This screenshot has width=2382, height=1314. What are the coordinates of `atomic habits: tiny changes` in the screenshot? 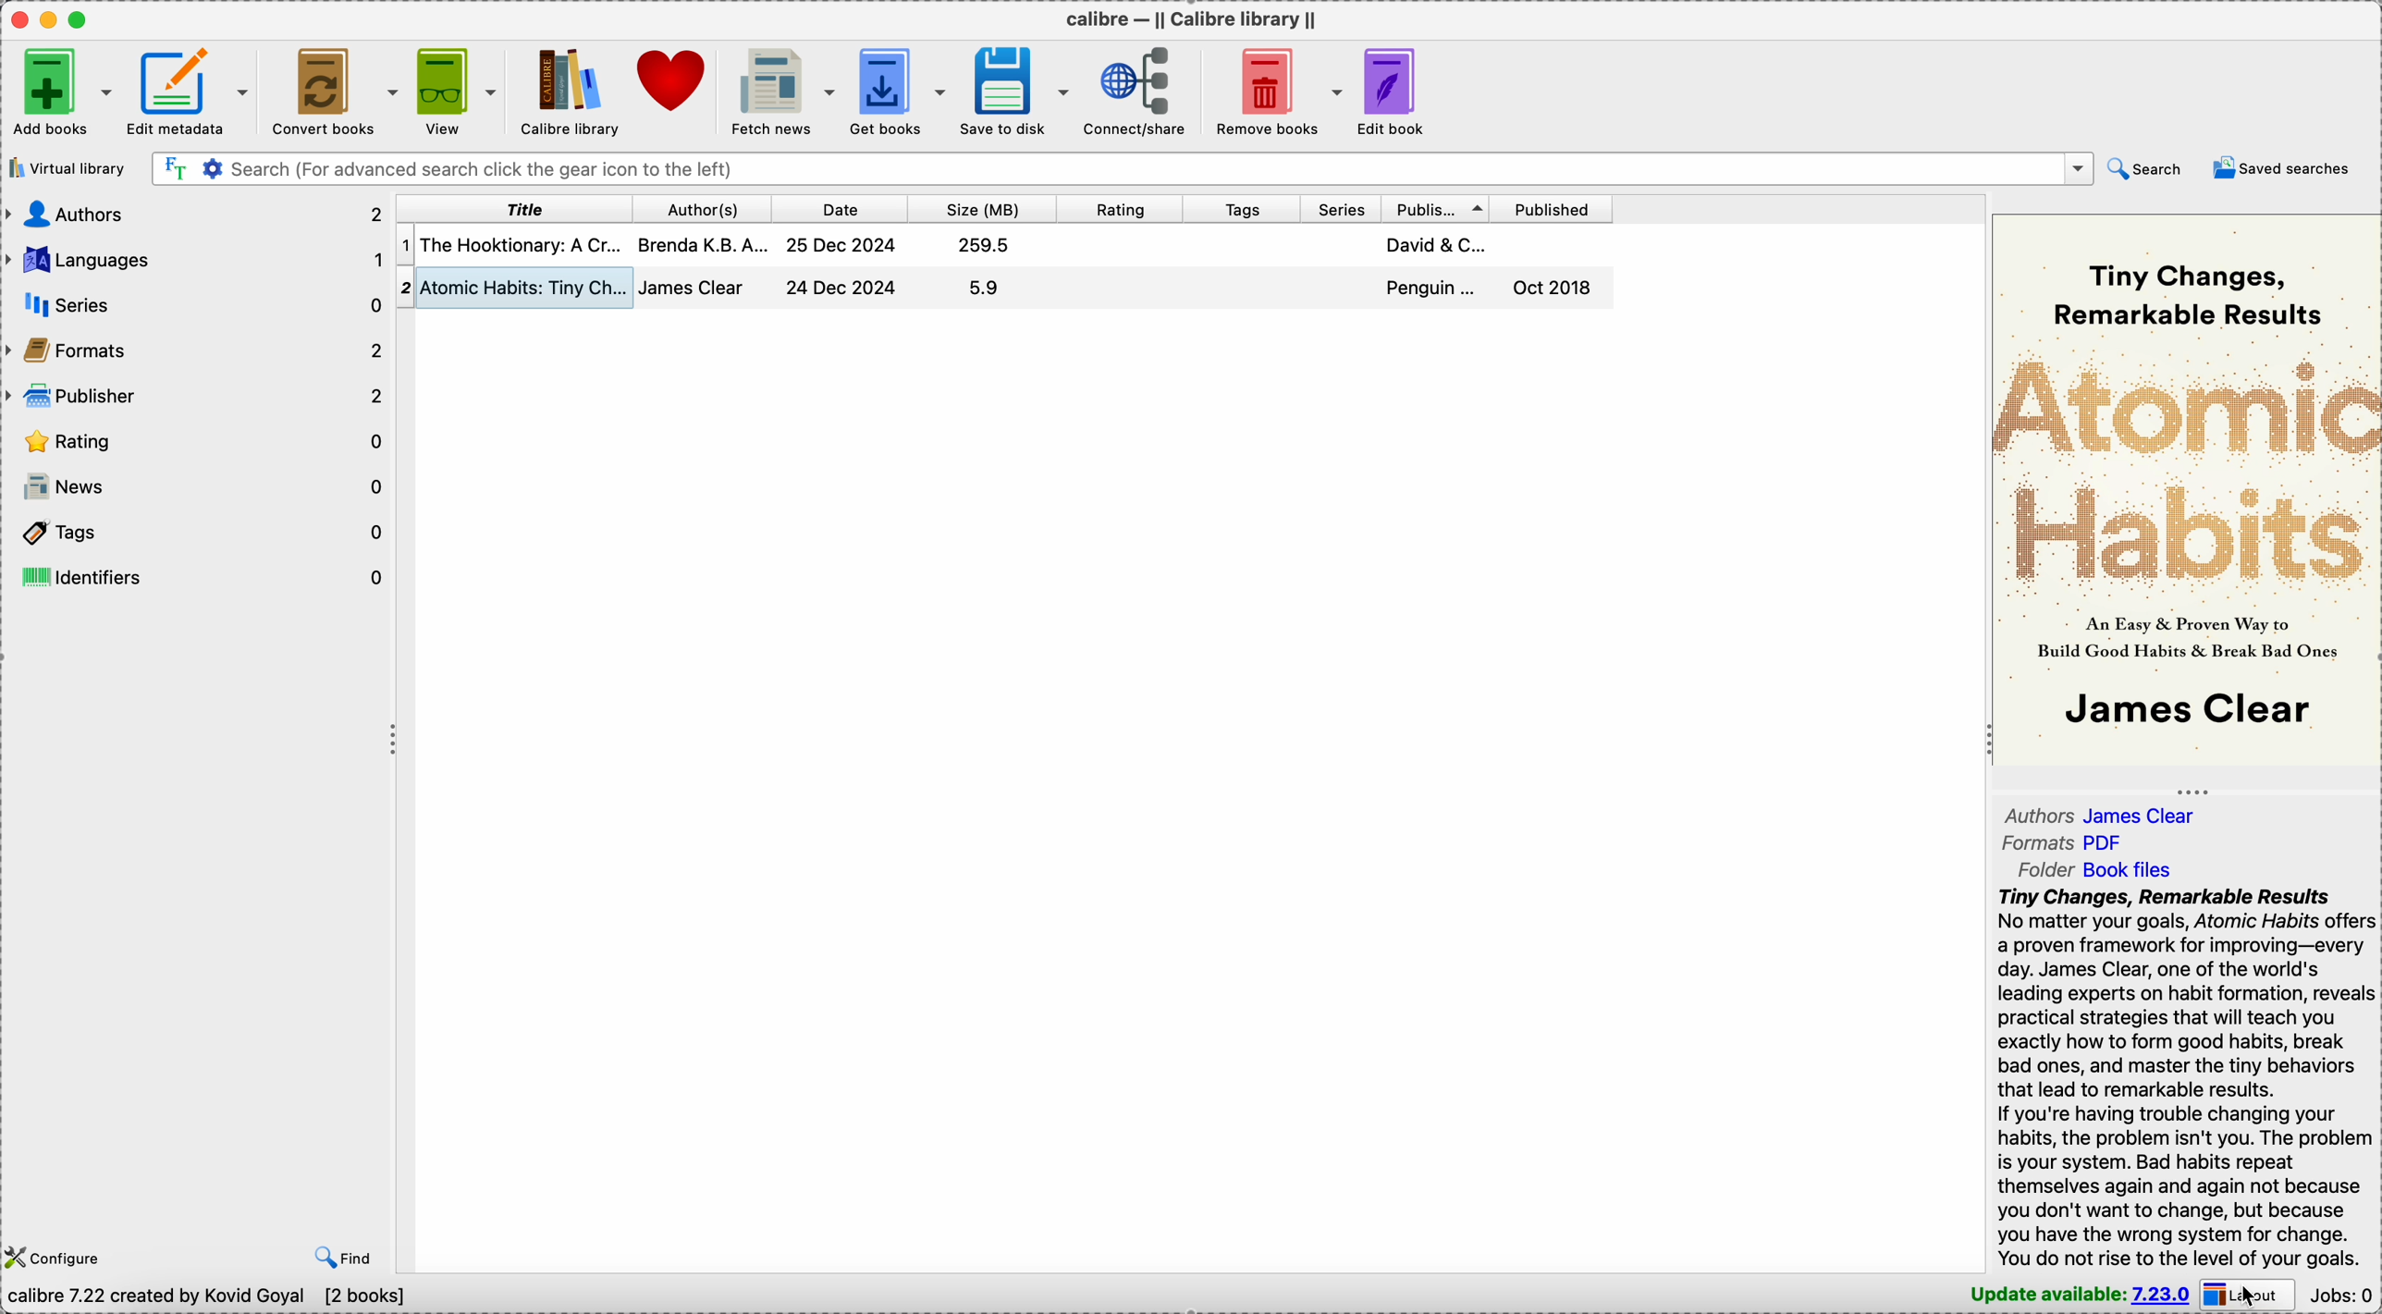 It's located at (526, 288).